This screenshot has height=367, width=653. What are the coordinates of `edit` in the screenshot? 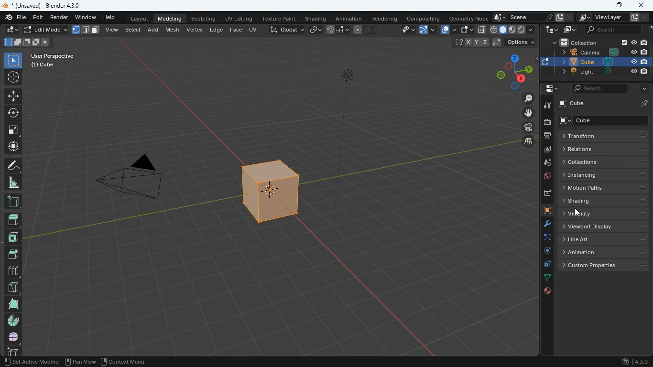 It's located at (38, 18).